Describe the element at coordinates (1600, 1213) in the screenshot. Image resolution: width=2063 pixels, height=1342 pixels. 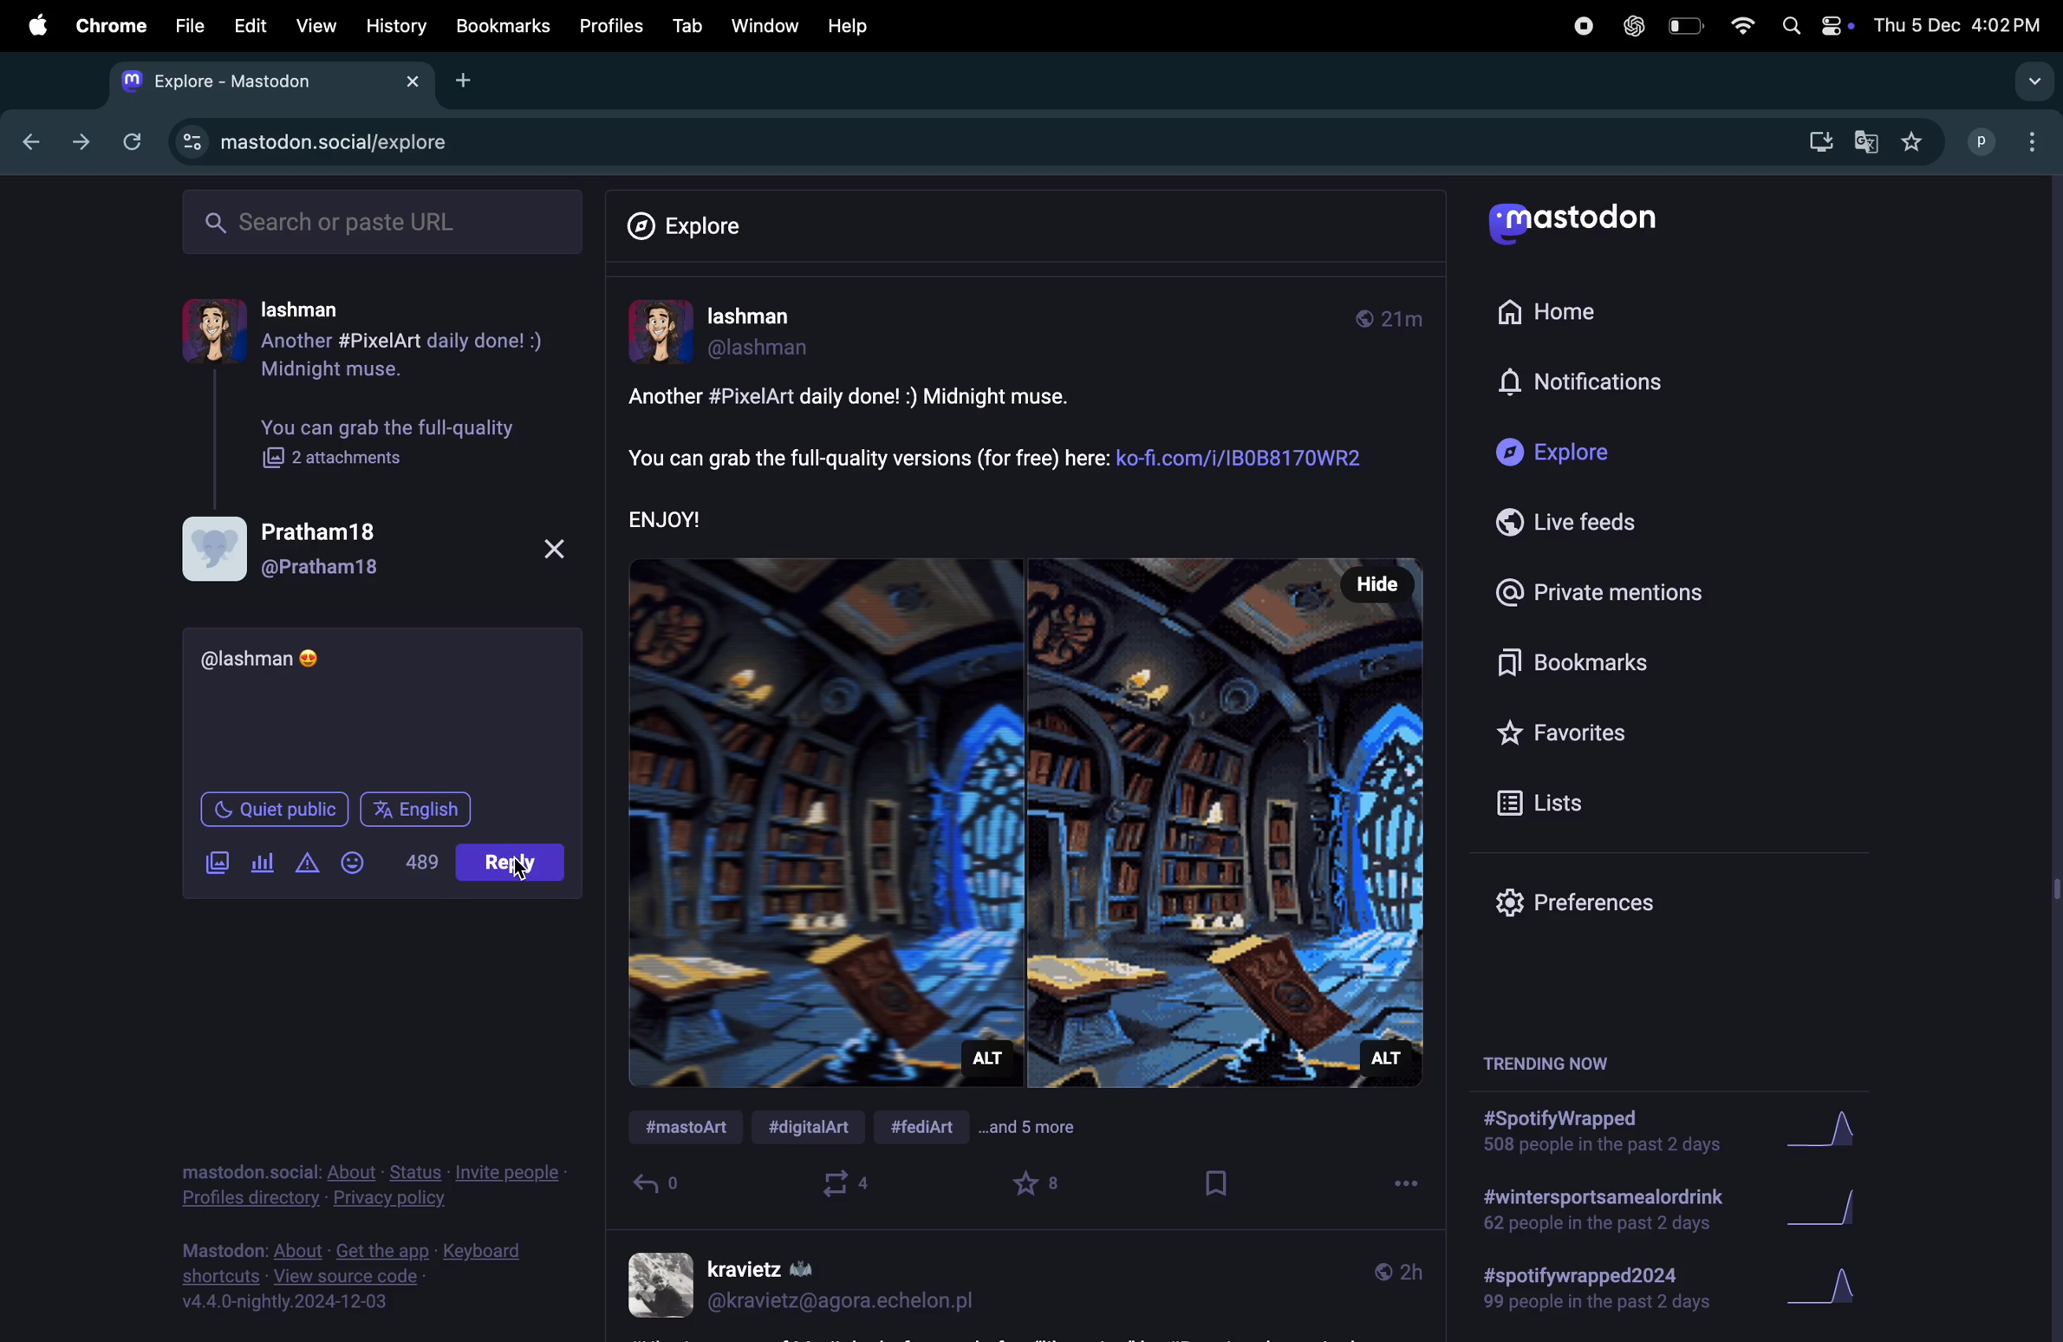
I see `wintersport drink` at that location.